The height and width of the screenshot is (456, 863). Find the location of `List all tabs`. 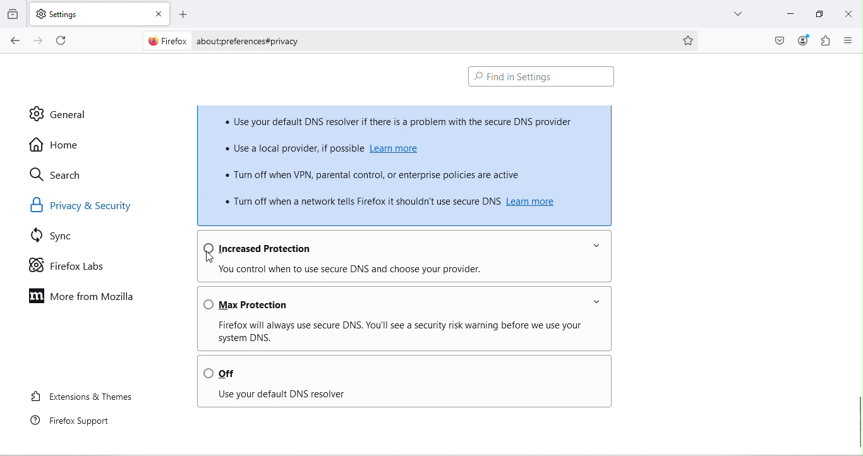

List all tabs is located at coordinates (737, 16).